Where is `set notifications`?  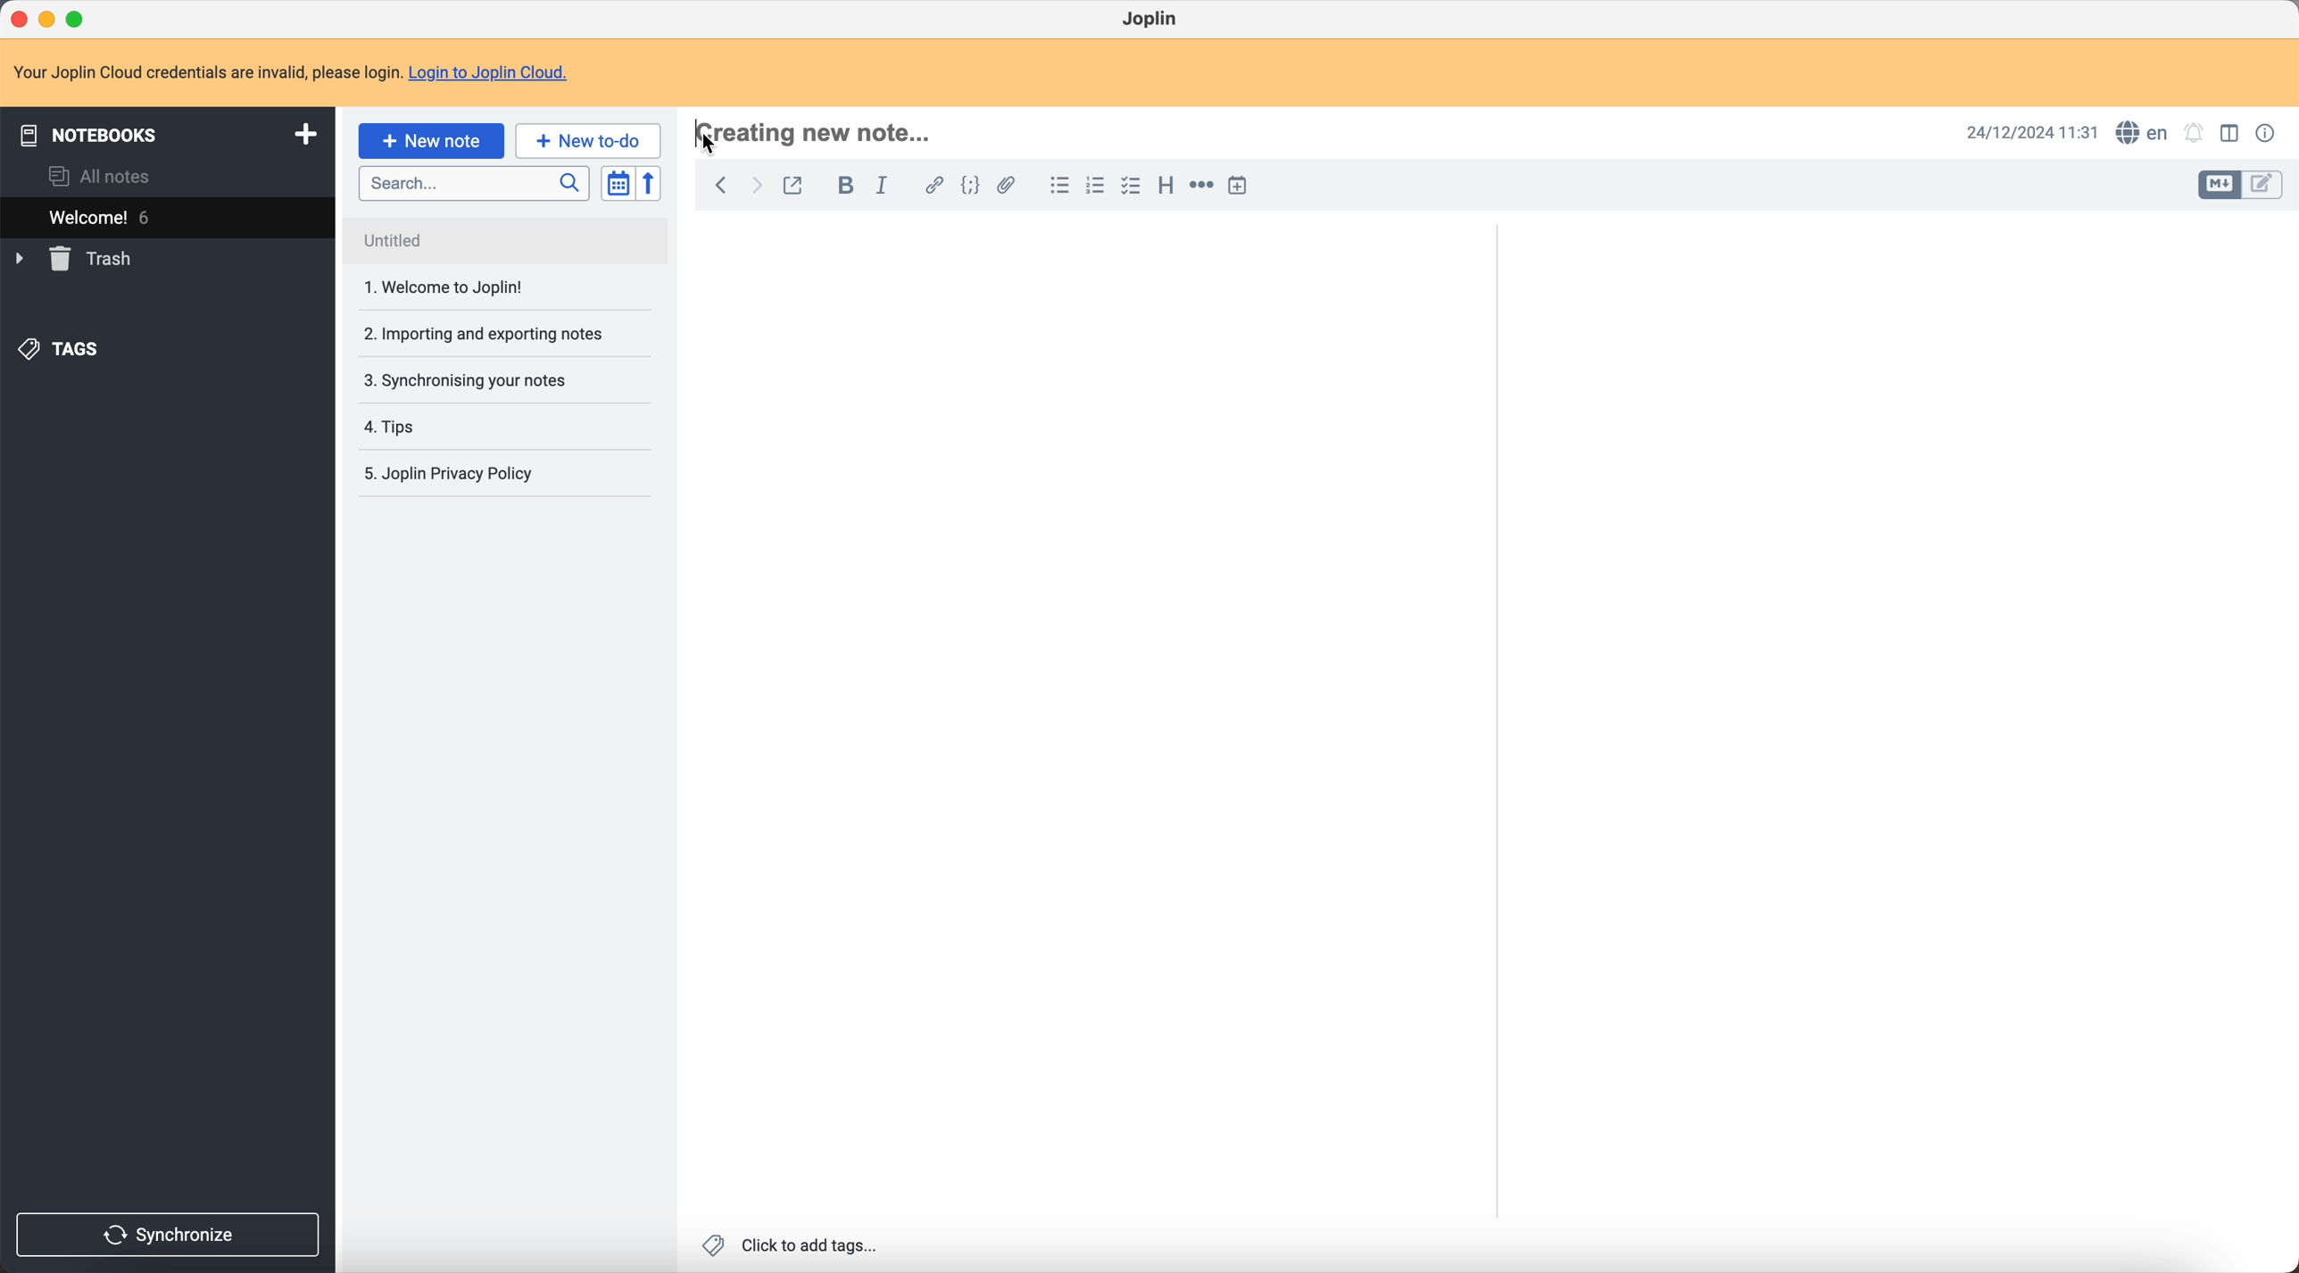
set notifications is located at coordinates (2195, 133).